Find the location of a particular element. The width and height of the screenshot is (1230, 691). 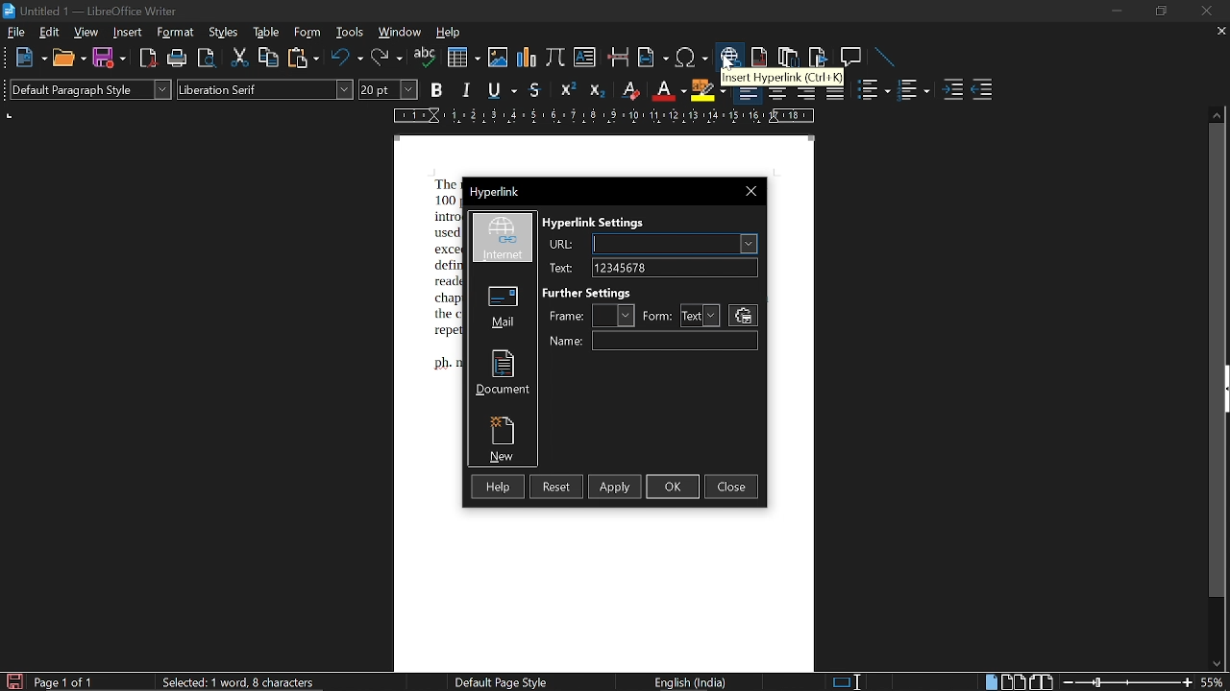

standard selection is located at coordinates (846, 680).